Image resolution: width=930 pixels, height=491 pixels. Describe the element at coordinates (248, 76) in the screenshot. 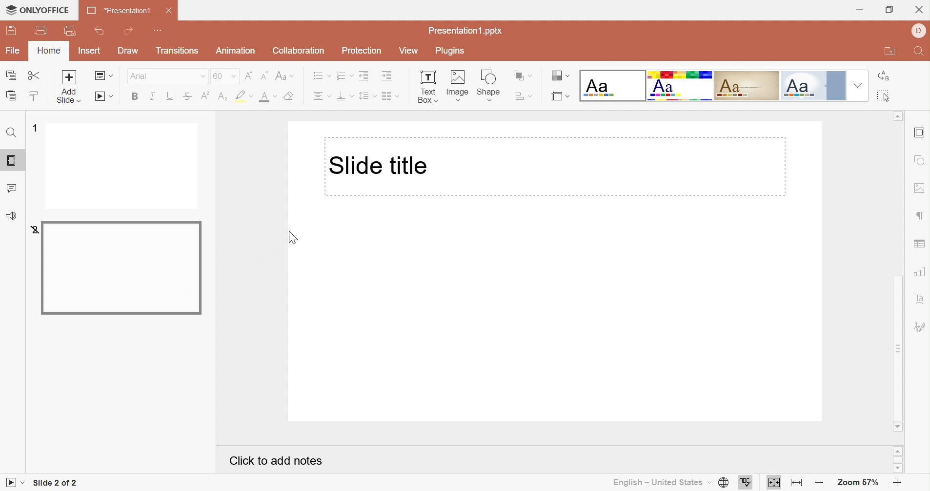

I see `Increment font size` at that location.